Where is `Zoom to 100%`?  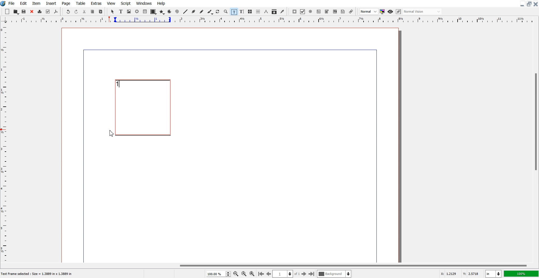
Zoom to 100% is located at coordinates (244, 274).